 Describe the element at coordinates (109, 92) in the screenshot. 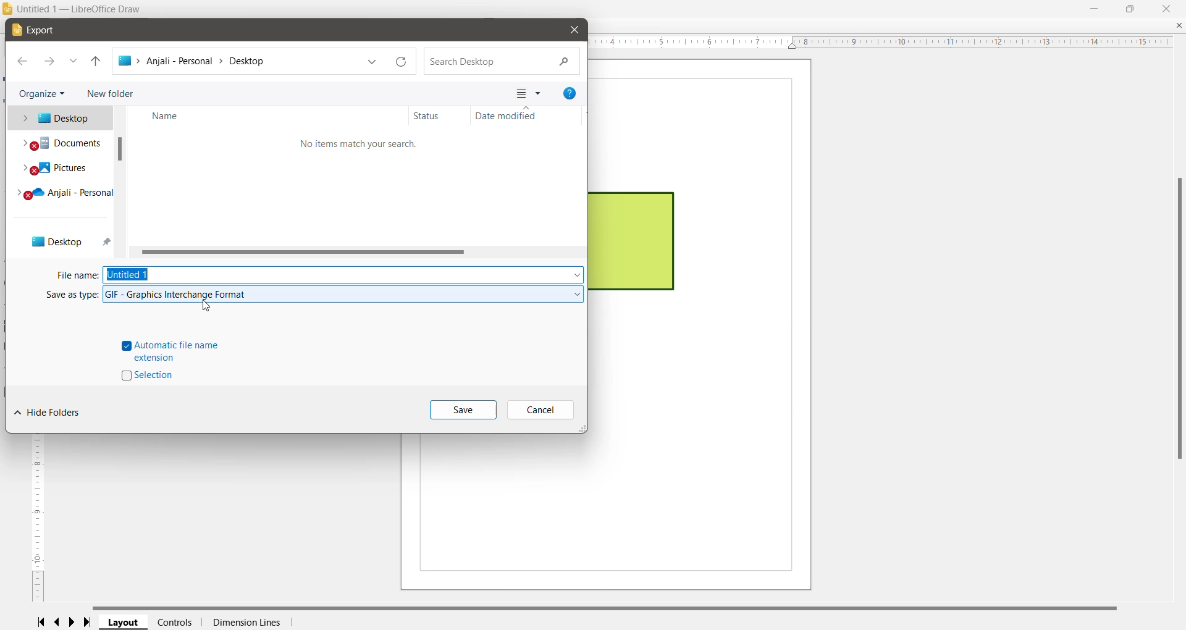

I see `New Folder` at that location.